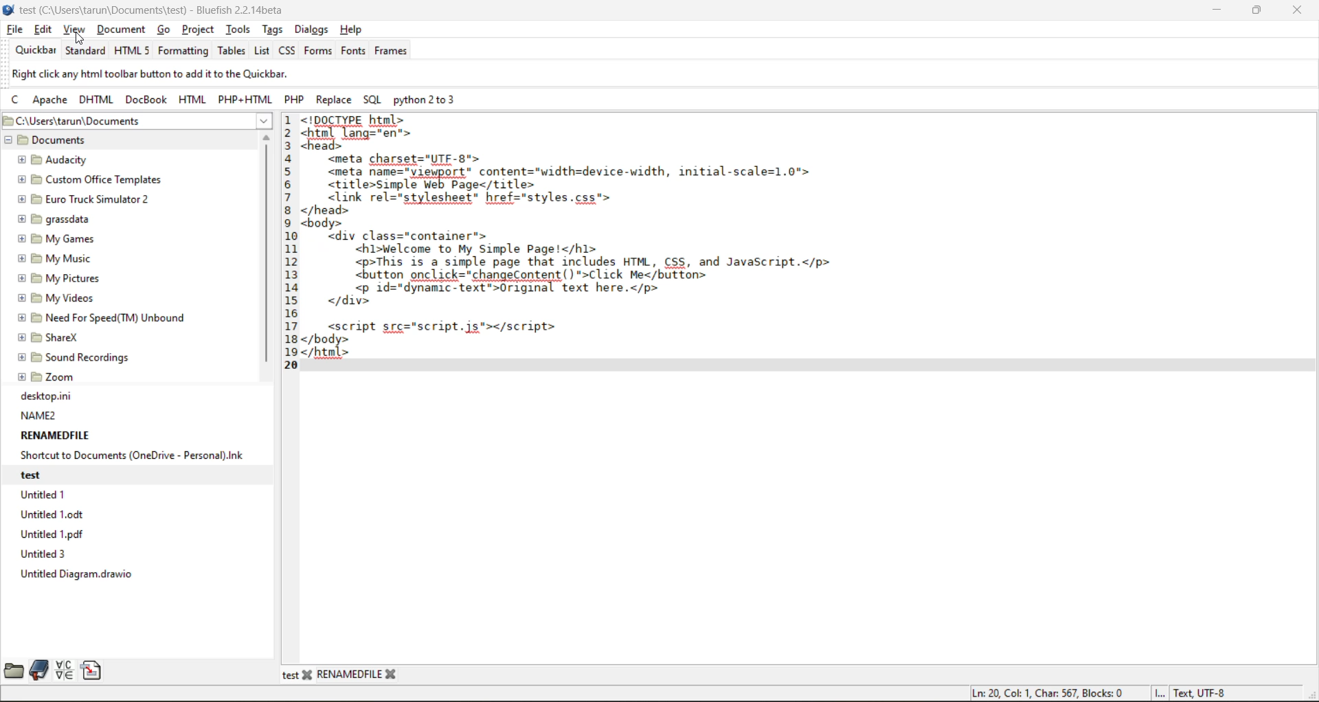  What do you see at coordinates (1216, 11) in the screenshot?
I see `minimize` at bounding box center [1216, 11].